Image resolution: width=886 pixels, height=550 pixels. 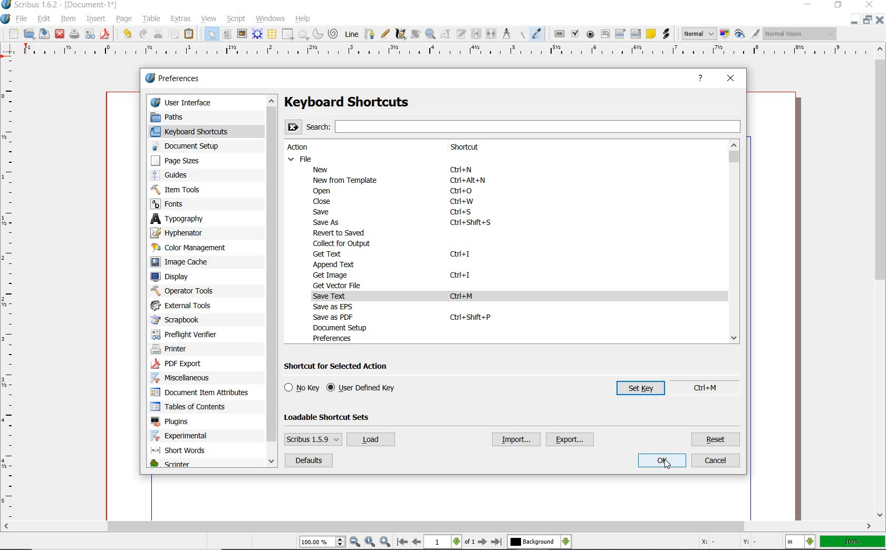 What do you see at coordinates (180, 320) in the screenshot?
I see `scrapbook` at bounding box center [180, 320].